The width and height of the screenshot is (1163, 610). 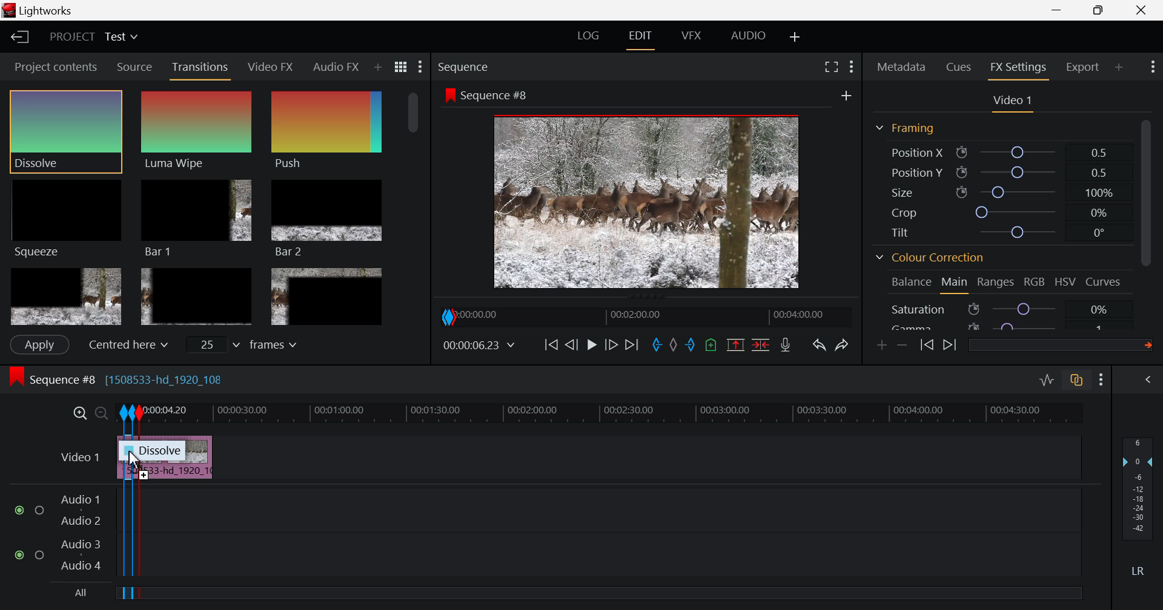 I want to click on Dissolve Effect, so click(x=200, y=134).